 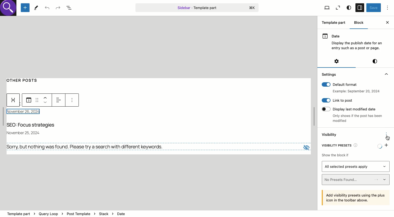 I want to click on more options, so click(x=71, y=101).